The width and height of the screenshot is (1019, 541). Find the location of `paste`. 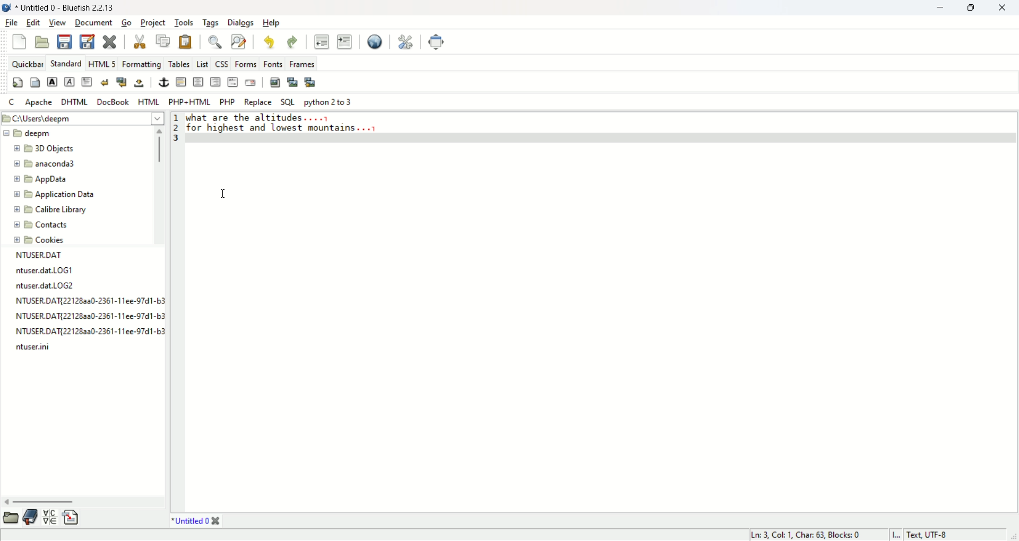

paste is located at coordinates (185, 43).